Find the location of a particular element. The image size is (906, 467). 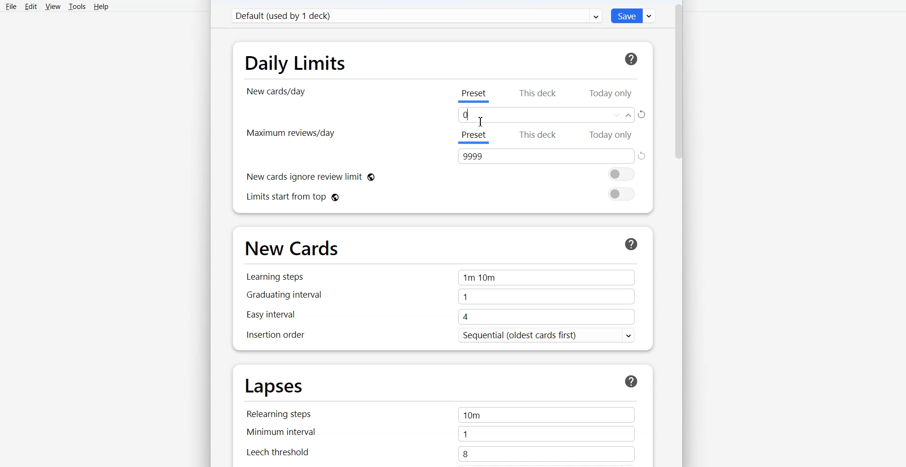

Rest is located at coordinates (643, 115).